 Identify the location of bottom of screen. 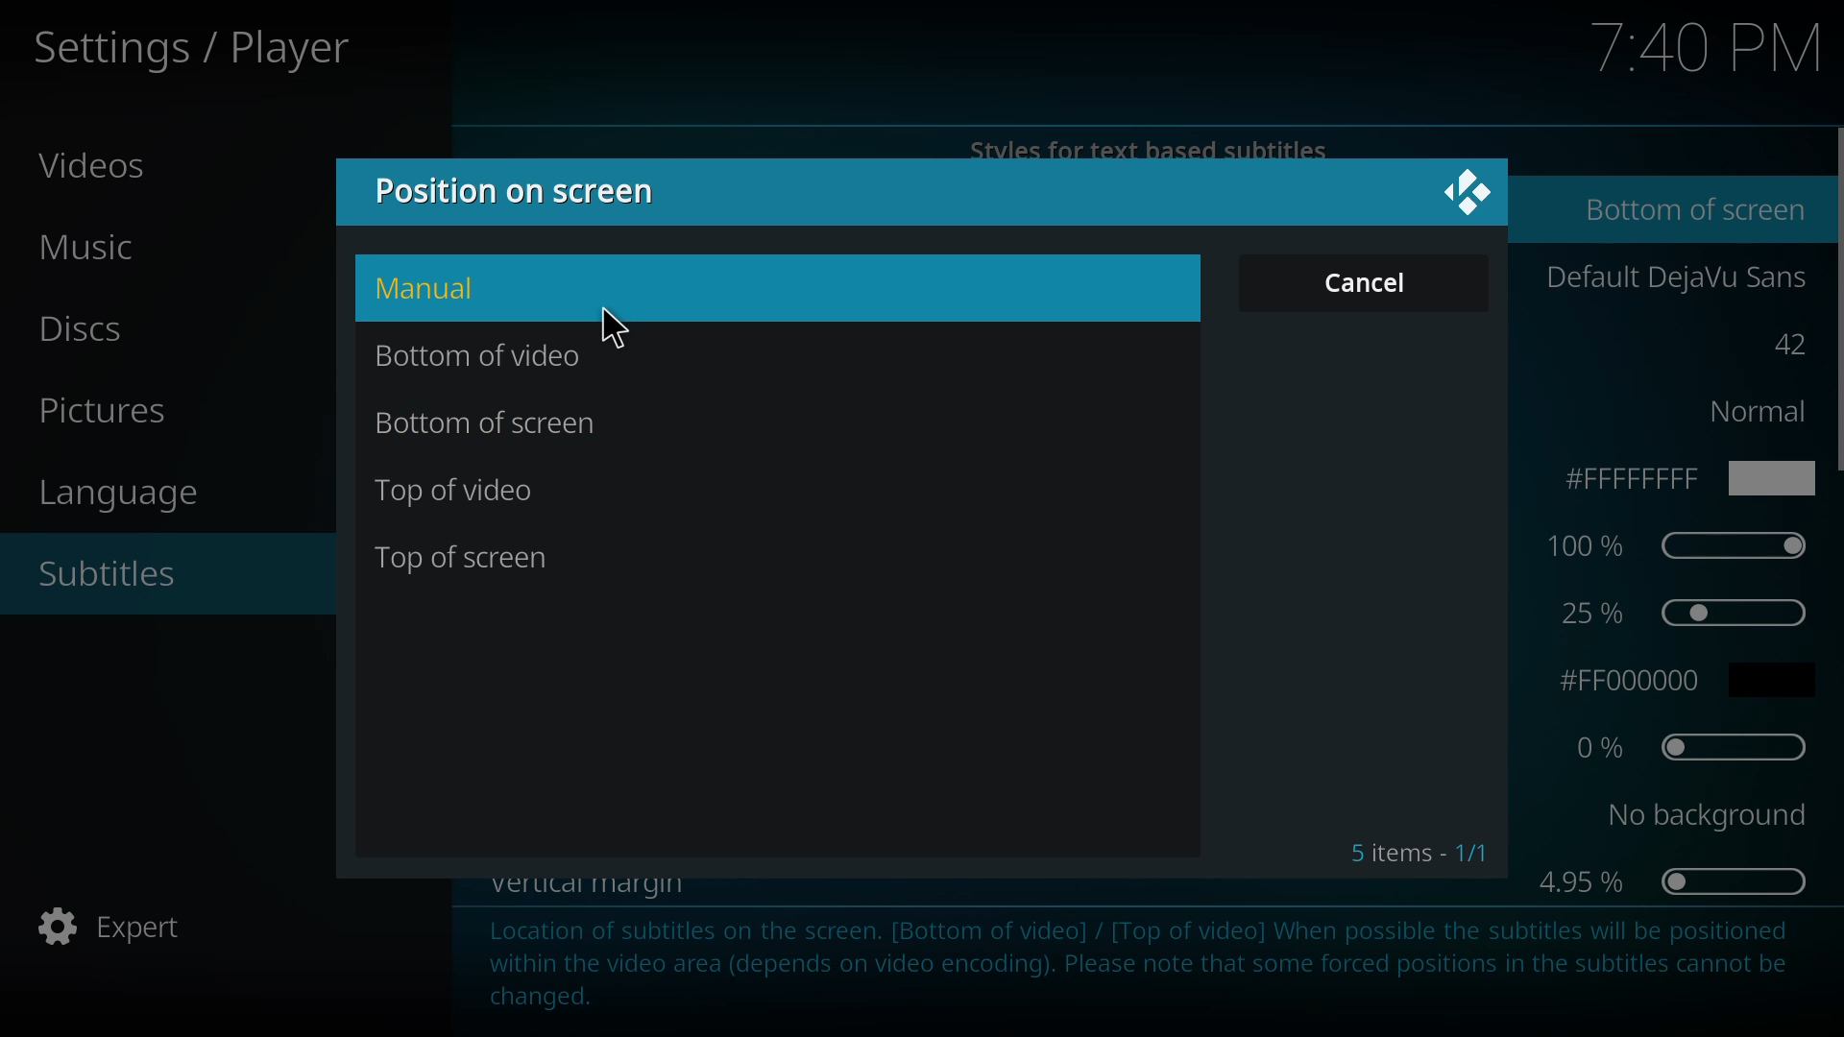
(497, 424).